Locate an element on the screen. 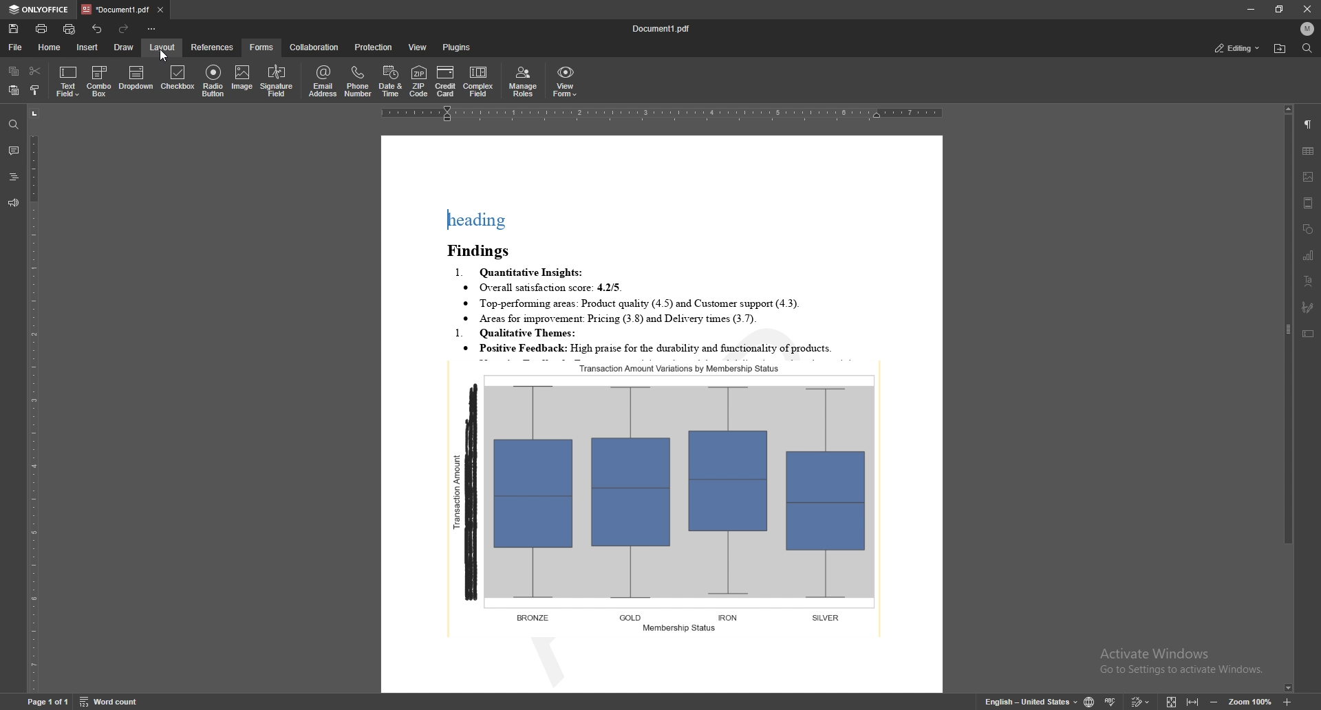 The width and height of the screenshot is (1321, 710). close is located at coordinates (1304, 9).